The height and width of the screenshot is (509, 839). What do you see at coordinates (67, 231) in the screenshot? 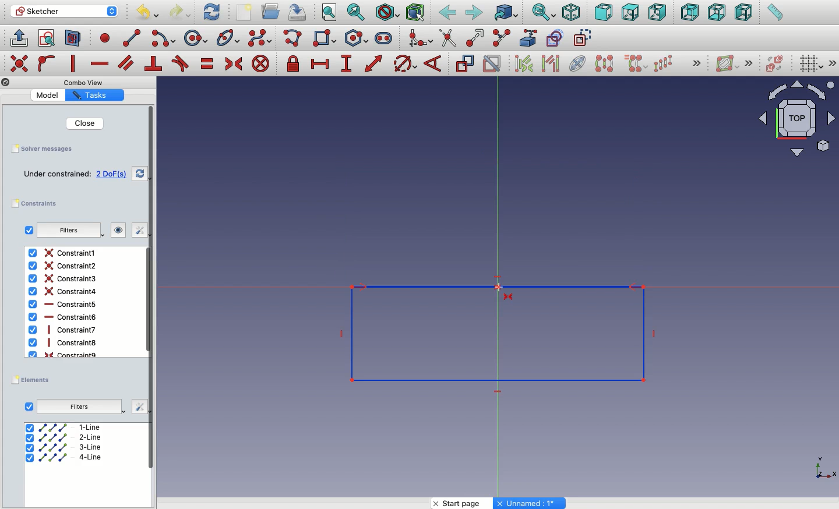
I see `filters` at bounding box center [67, 231].